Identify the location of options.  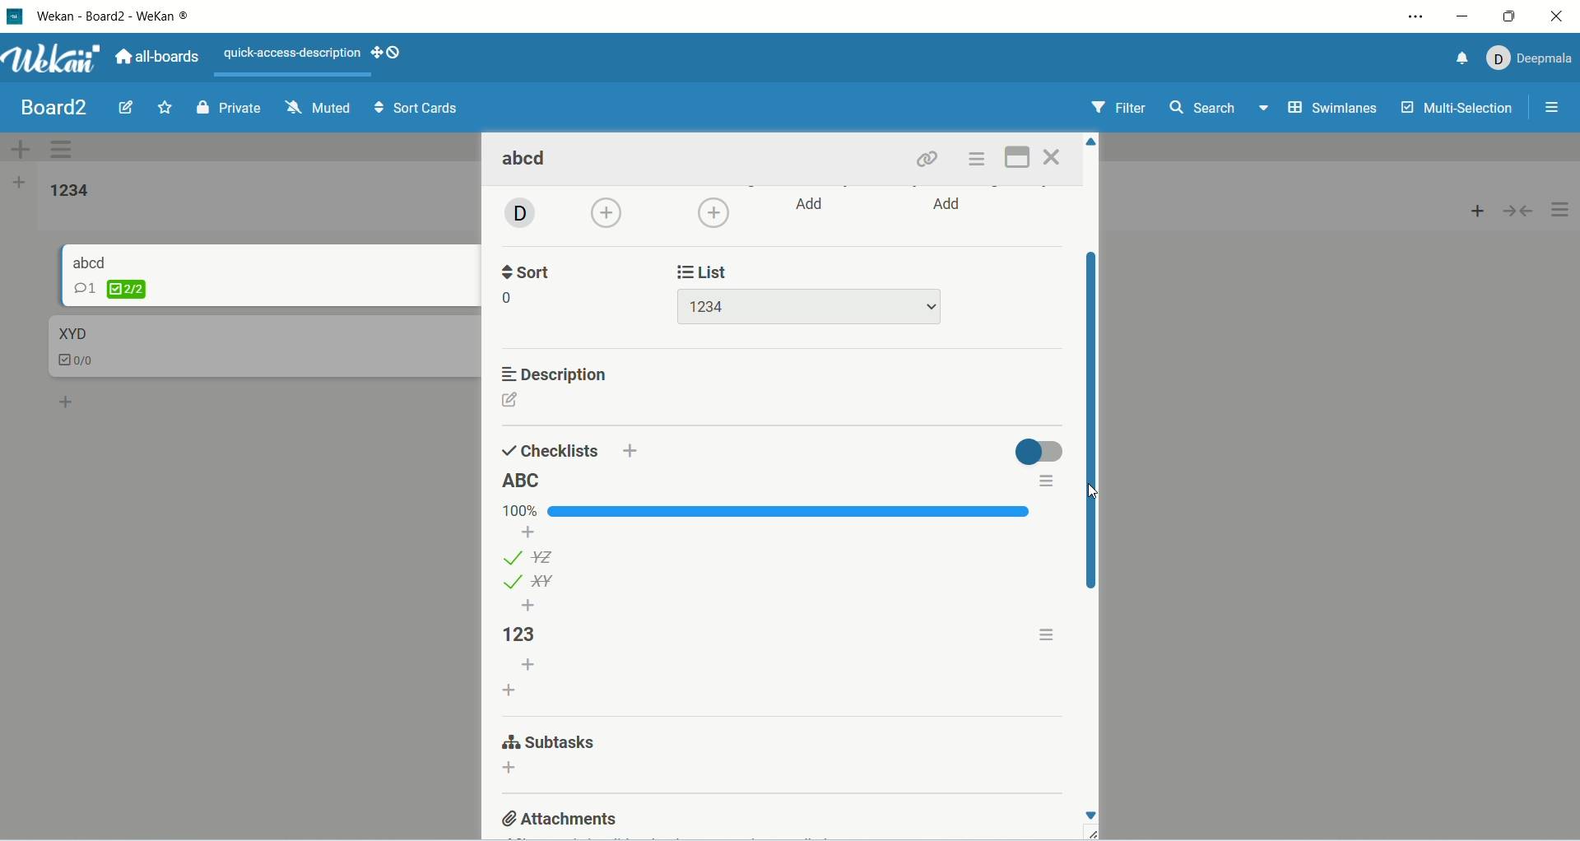
(1557, 105).